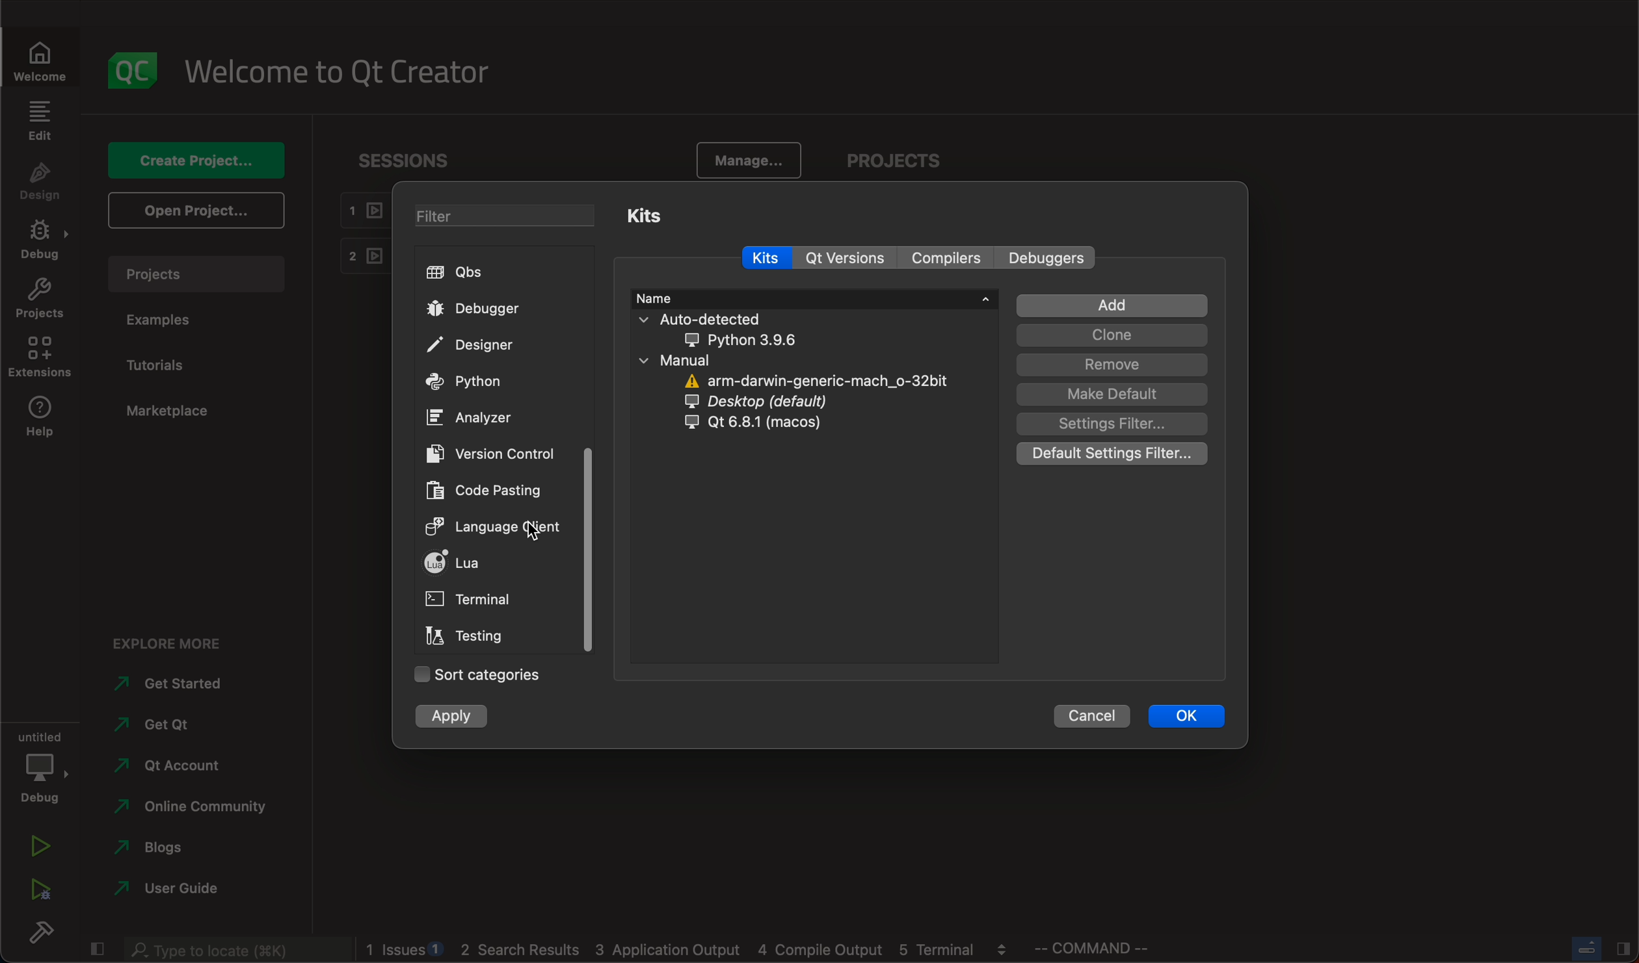 The image size is (1639, 963). Describe the element at coordinates (1110, 335) in the screenshot. I see `clone` at that location.